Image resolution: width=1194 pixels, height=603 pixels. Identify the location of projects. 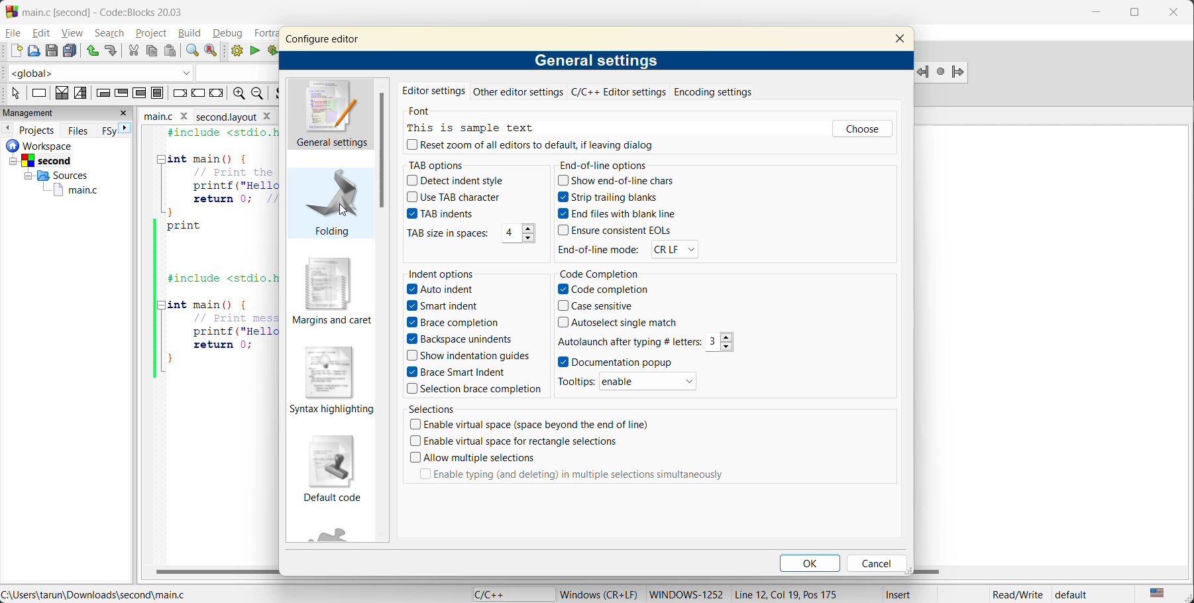
(36, 131).